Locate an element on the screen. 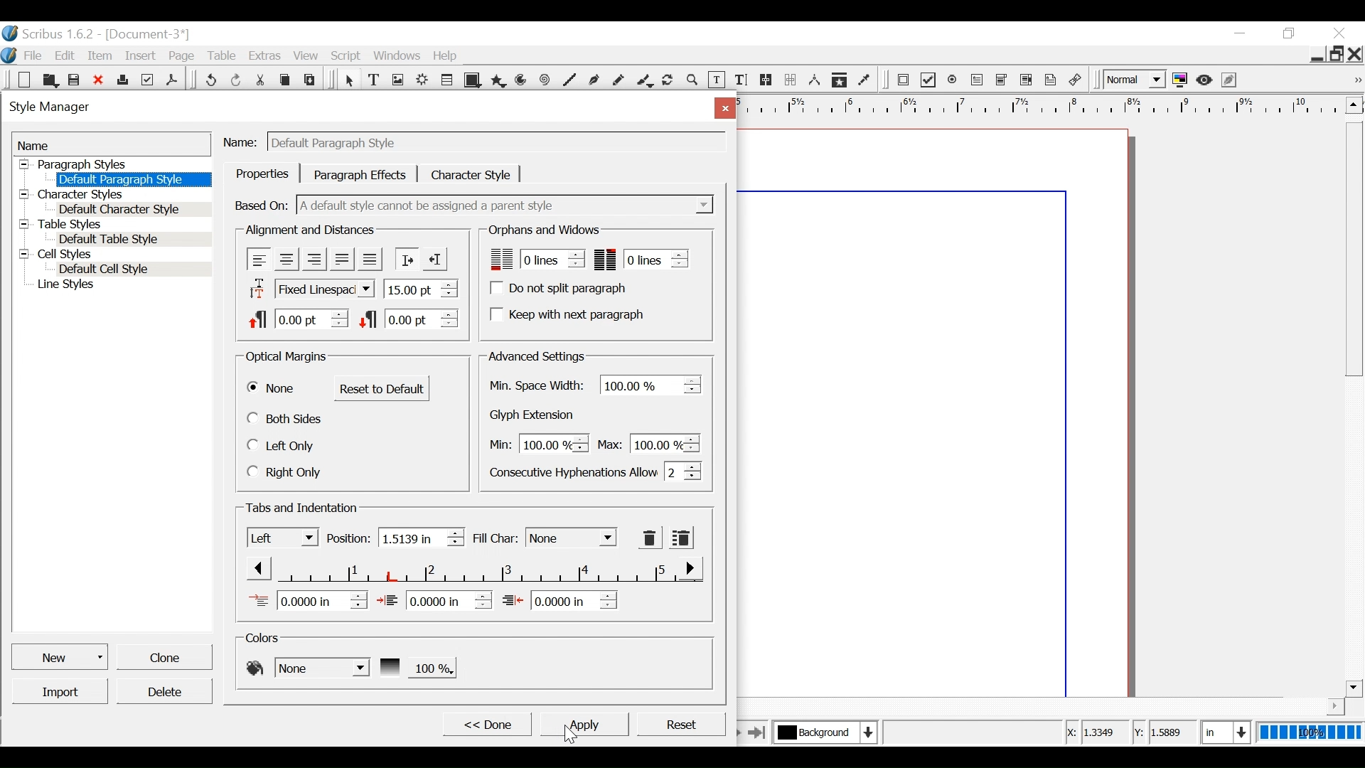 Image resolution: width=1365 pixels, height=768 pixels. Restore is located at coordinates (1290, 34).